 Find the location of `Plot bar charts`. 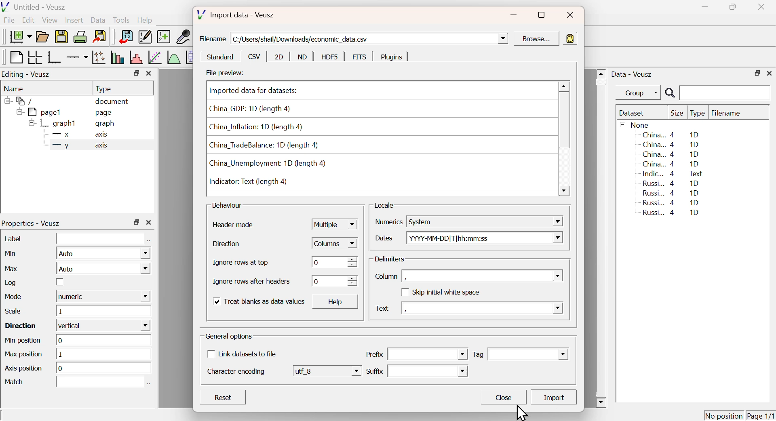

Plot bar charts is located at coordinates (117, 57).